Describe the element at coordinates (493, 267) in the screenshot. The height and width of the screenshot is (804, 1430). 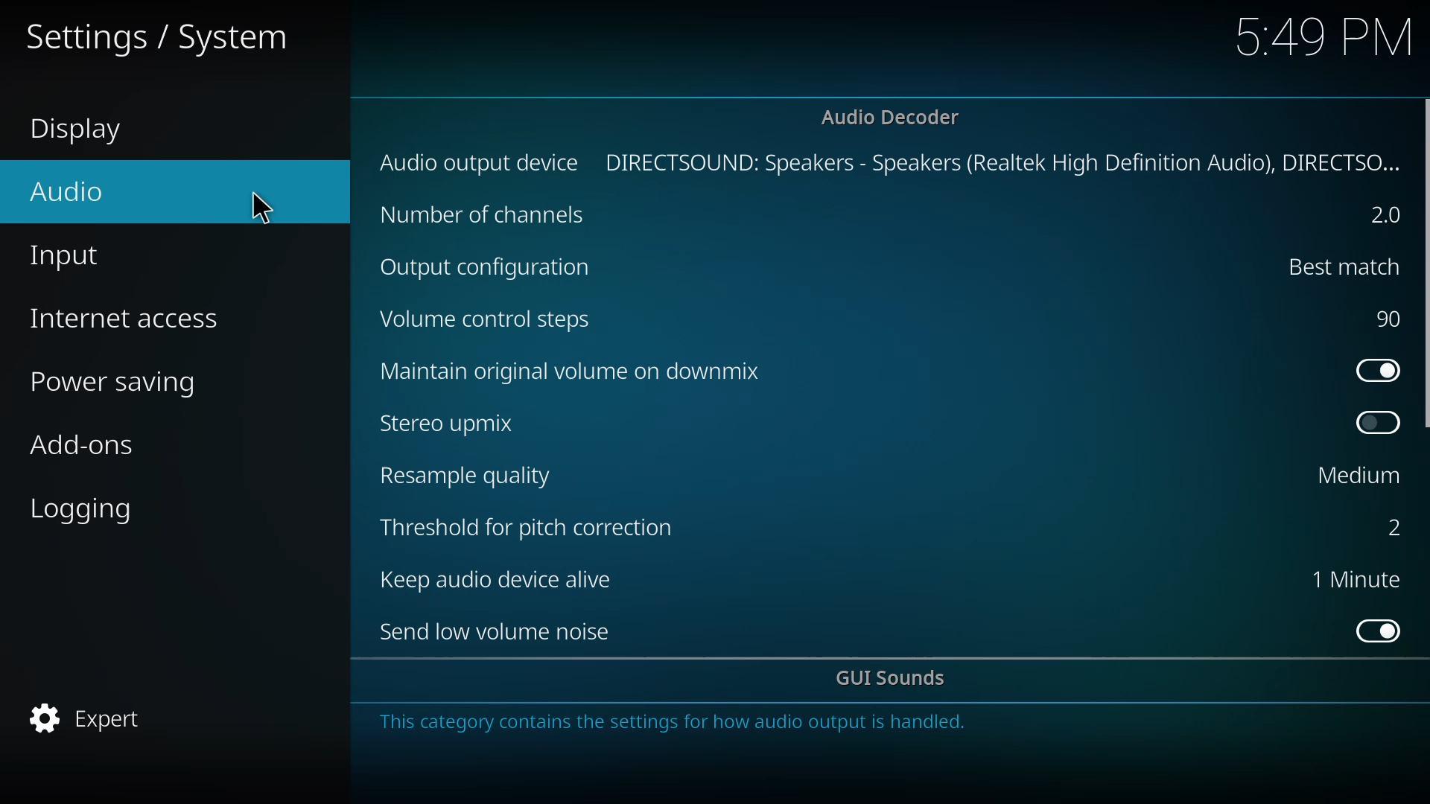
I see `output cofig` at that location.